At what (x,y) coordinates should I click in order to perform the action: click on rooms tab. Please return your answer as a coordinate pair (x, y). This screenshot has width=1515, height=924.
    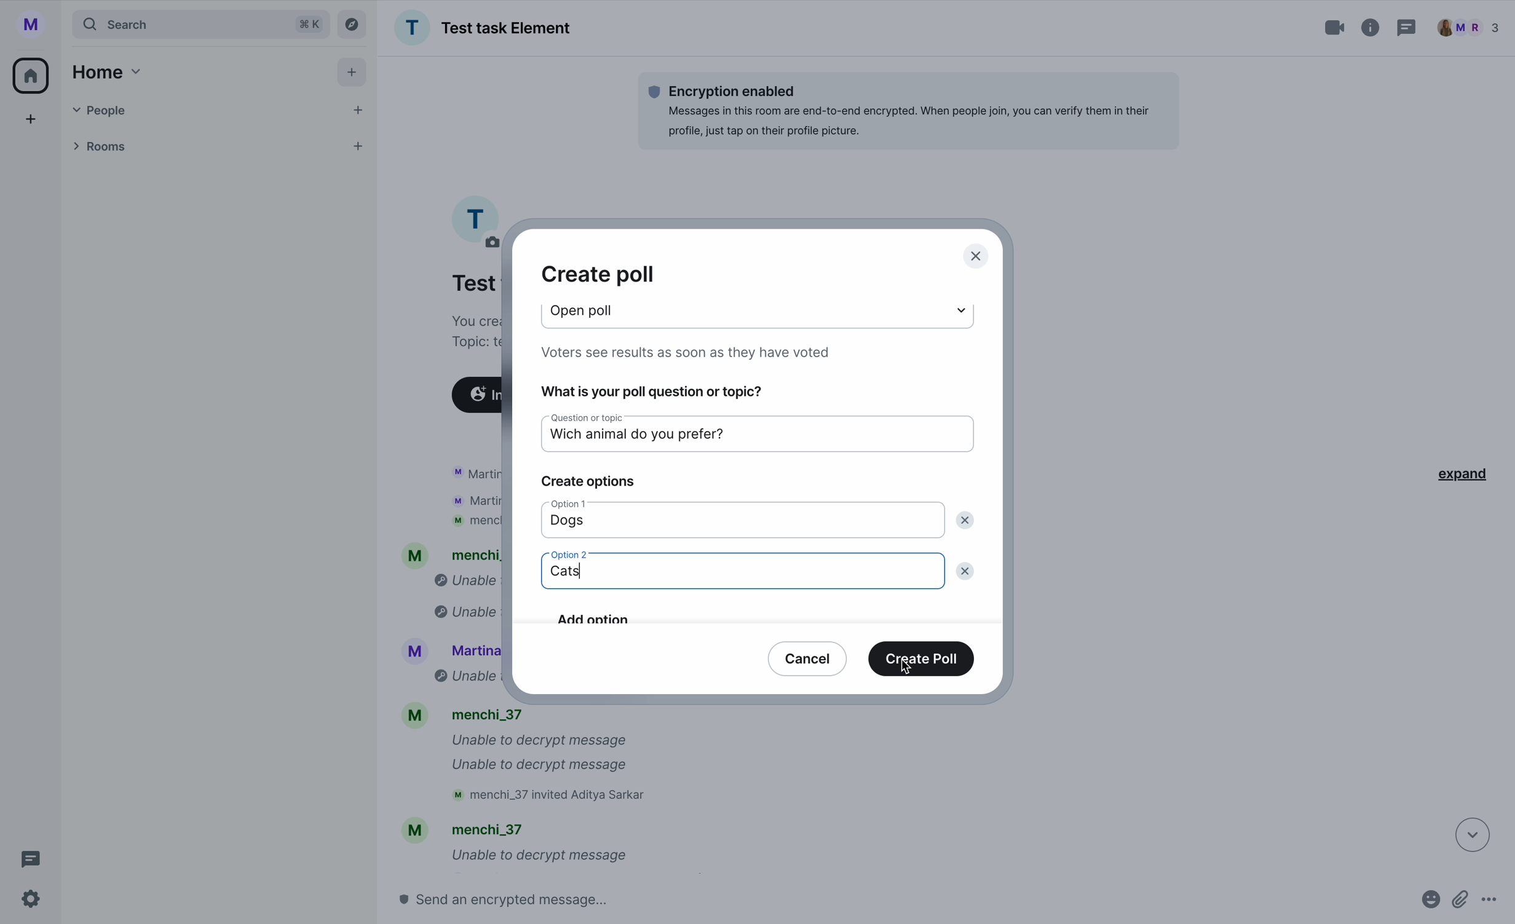
    Looking at the image, I should click on (215, 148).